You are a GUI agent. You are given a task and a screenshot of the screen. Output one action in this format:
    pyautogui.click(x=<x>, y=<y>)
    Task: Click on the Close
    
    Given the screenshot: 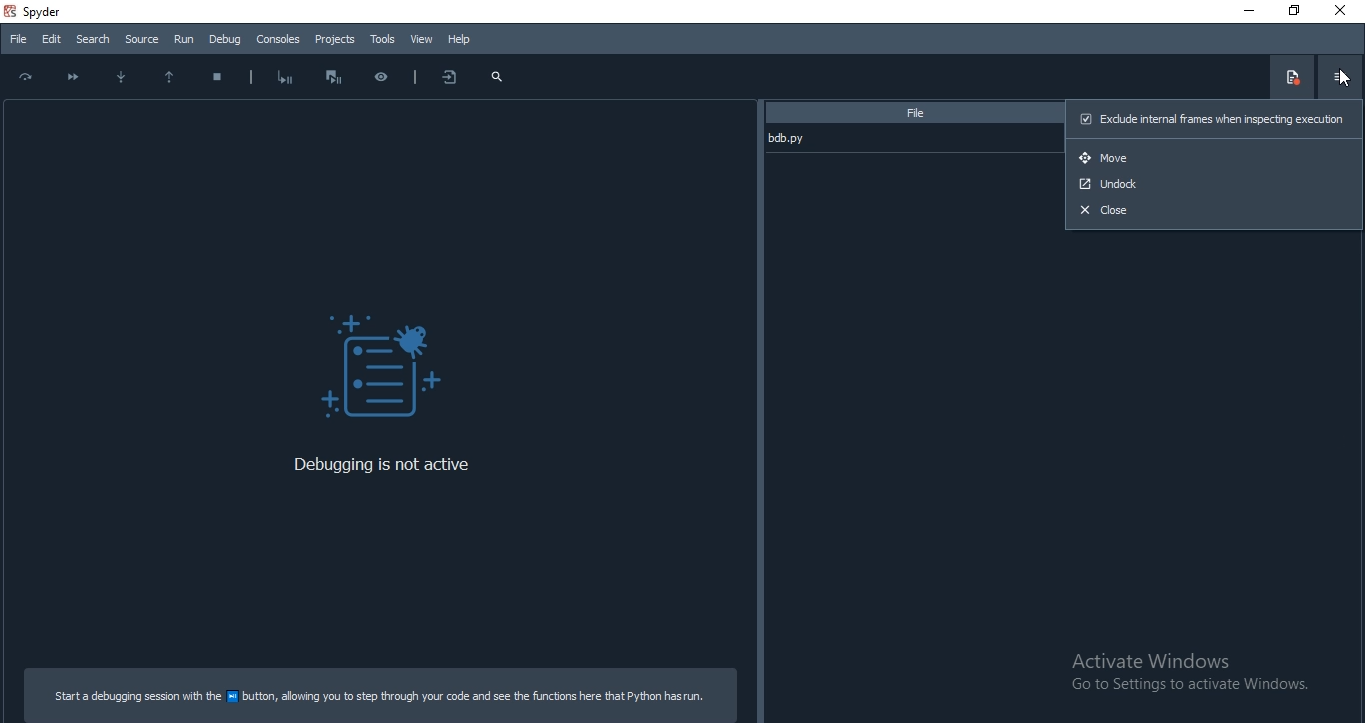 What is the action you would take?
    pyautogui.click(x=1214, y=210)
    